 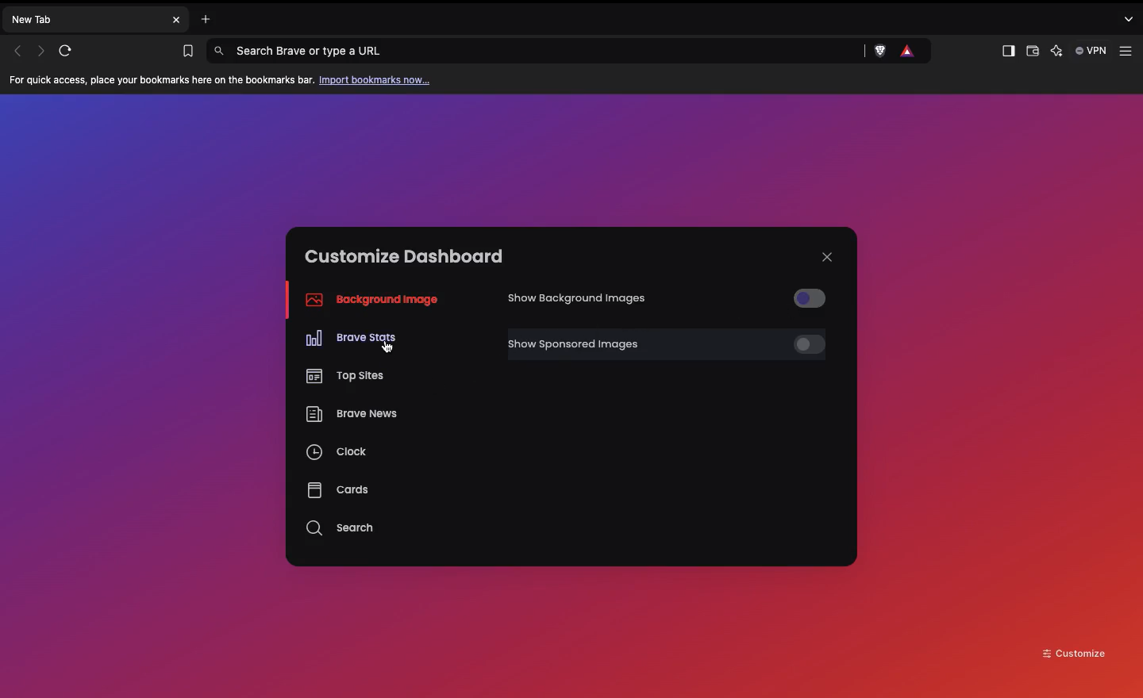 What do you see at coordinates (1075, 652) in the screenshot?
I see `Customize` at bounding box center [1075, 652].